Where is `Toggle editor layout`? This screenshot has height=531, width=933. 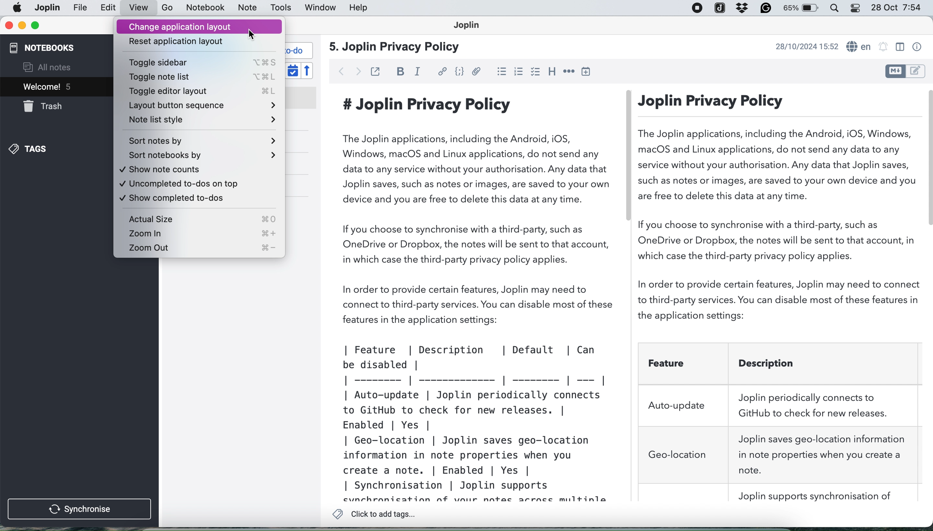 Toggle editor layout is located at coordinates (200, 93).